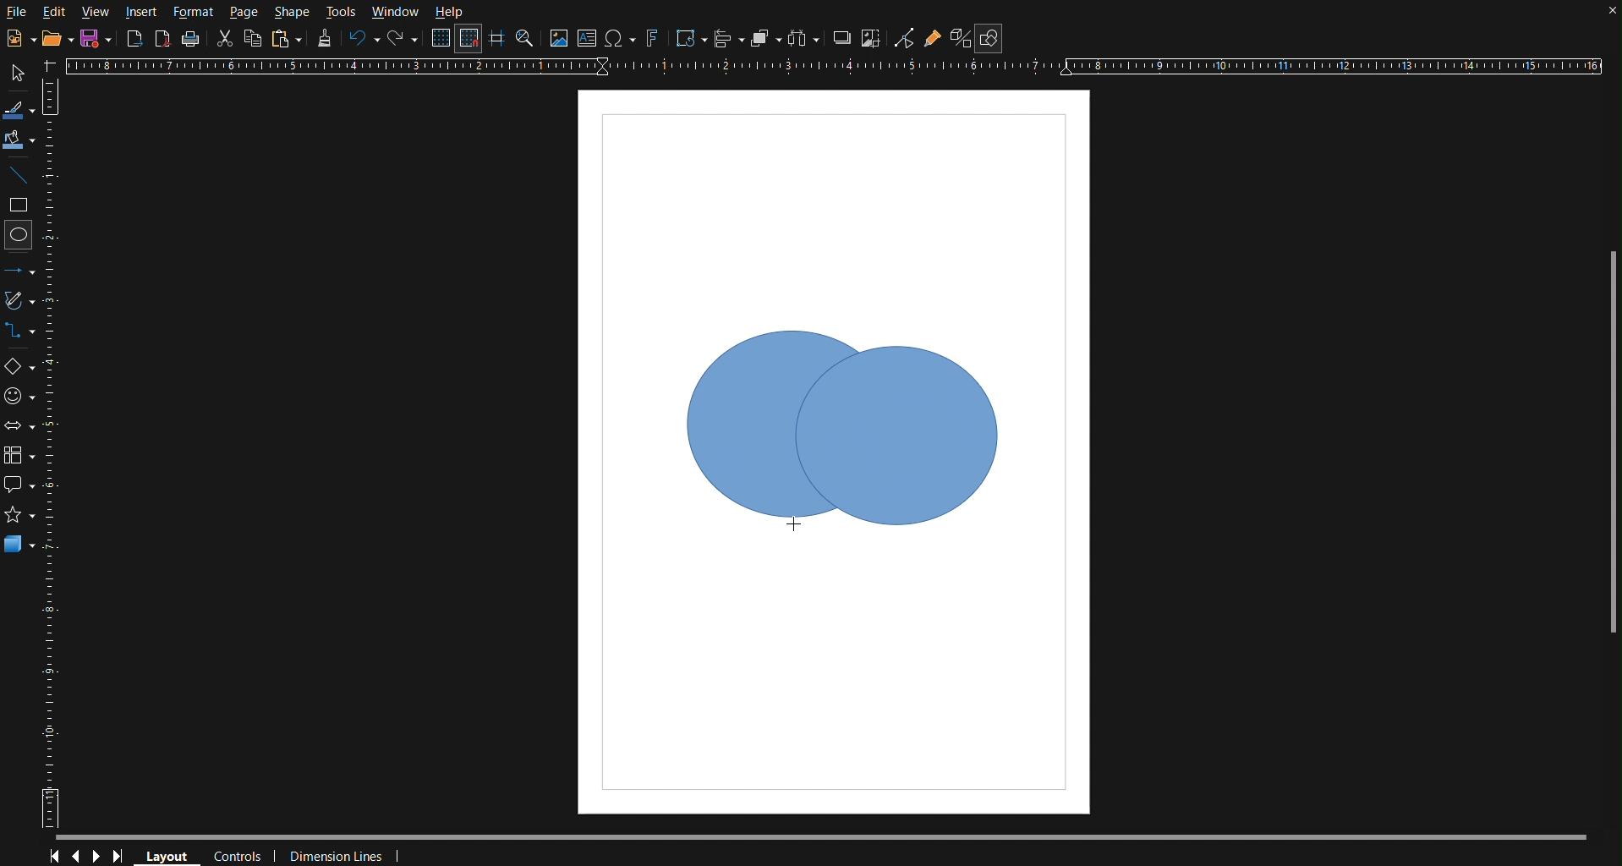  Describe the element at coordinates (239, 853) in the screenshot. I see `Controls` at that location.